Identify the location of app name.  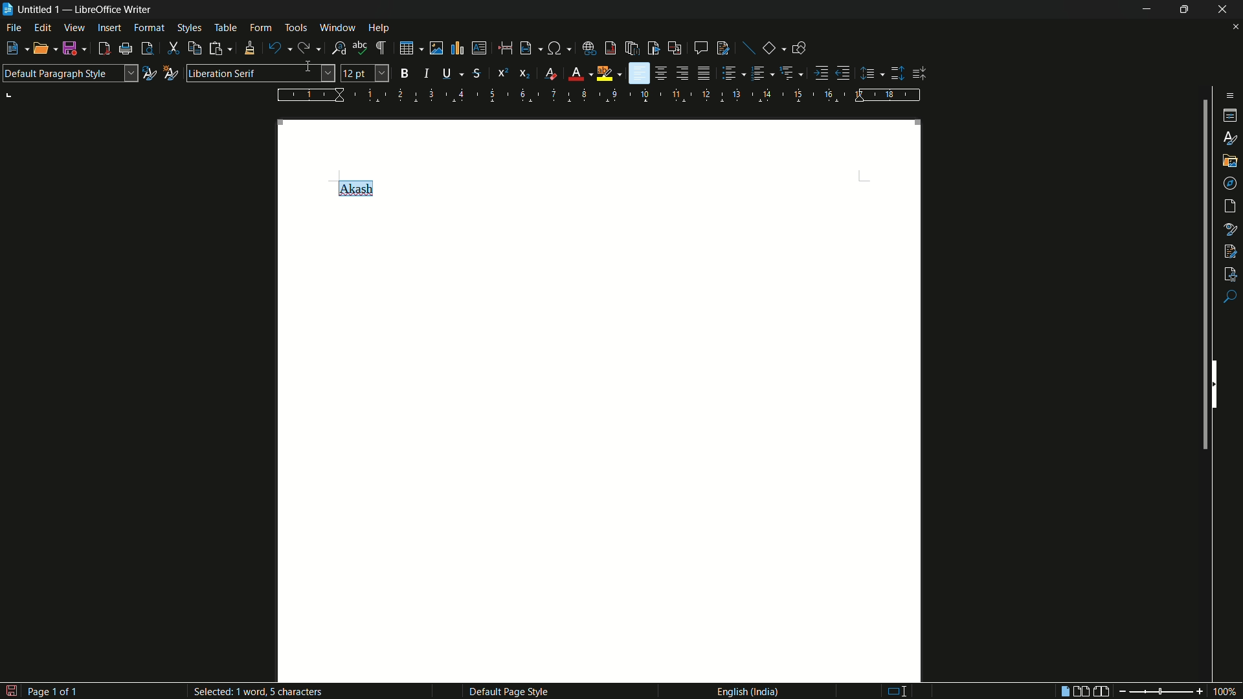
(115, 10).